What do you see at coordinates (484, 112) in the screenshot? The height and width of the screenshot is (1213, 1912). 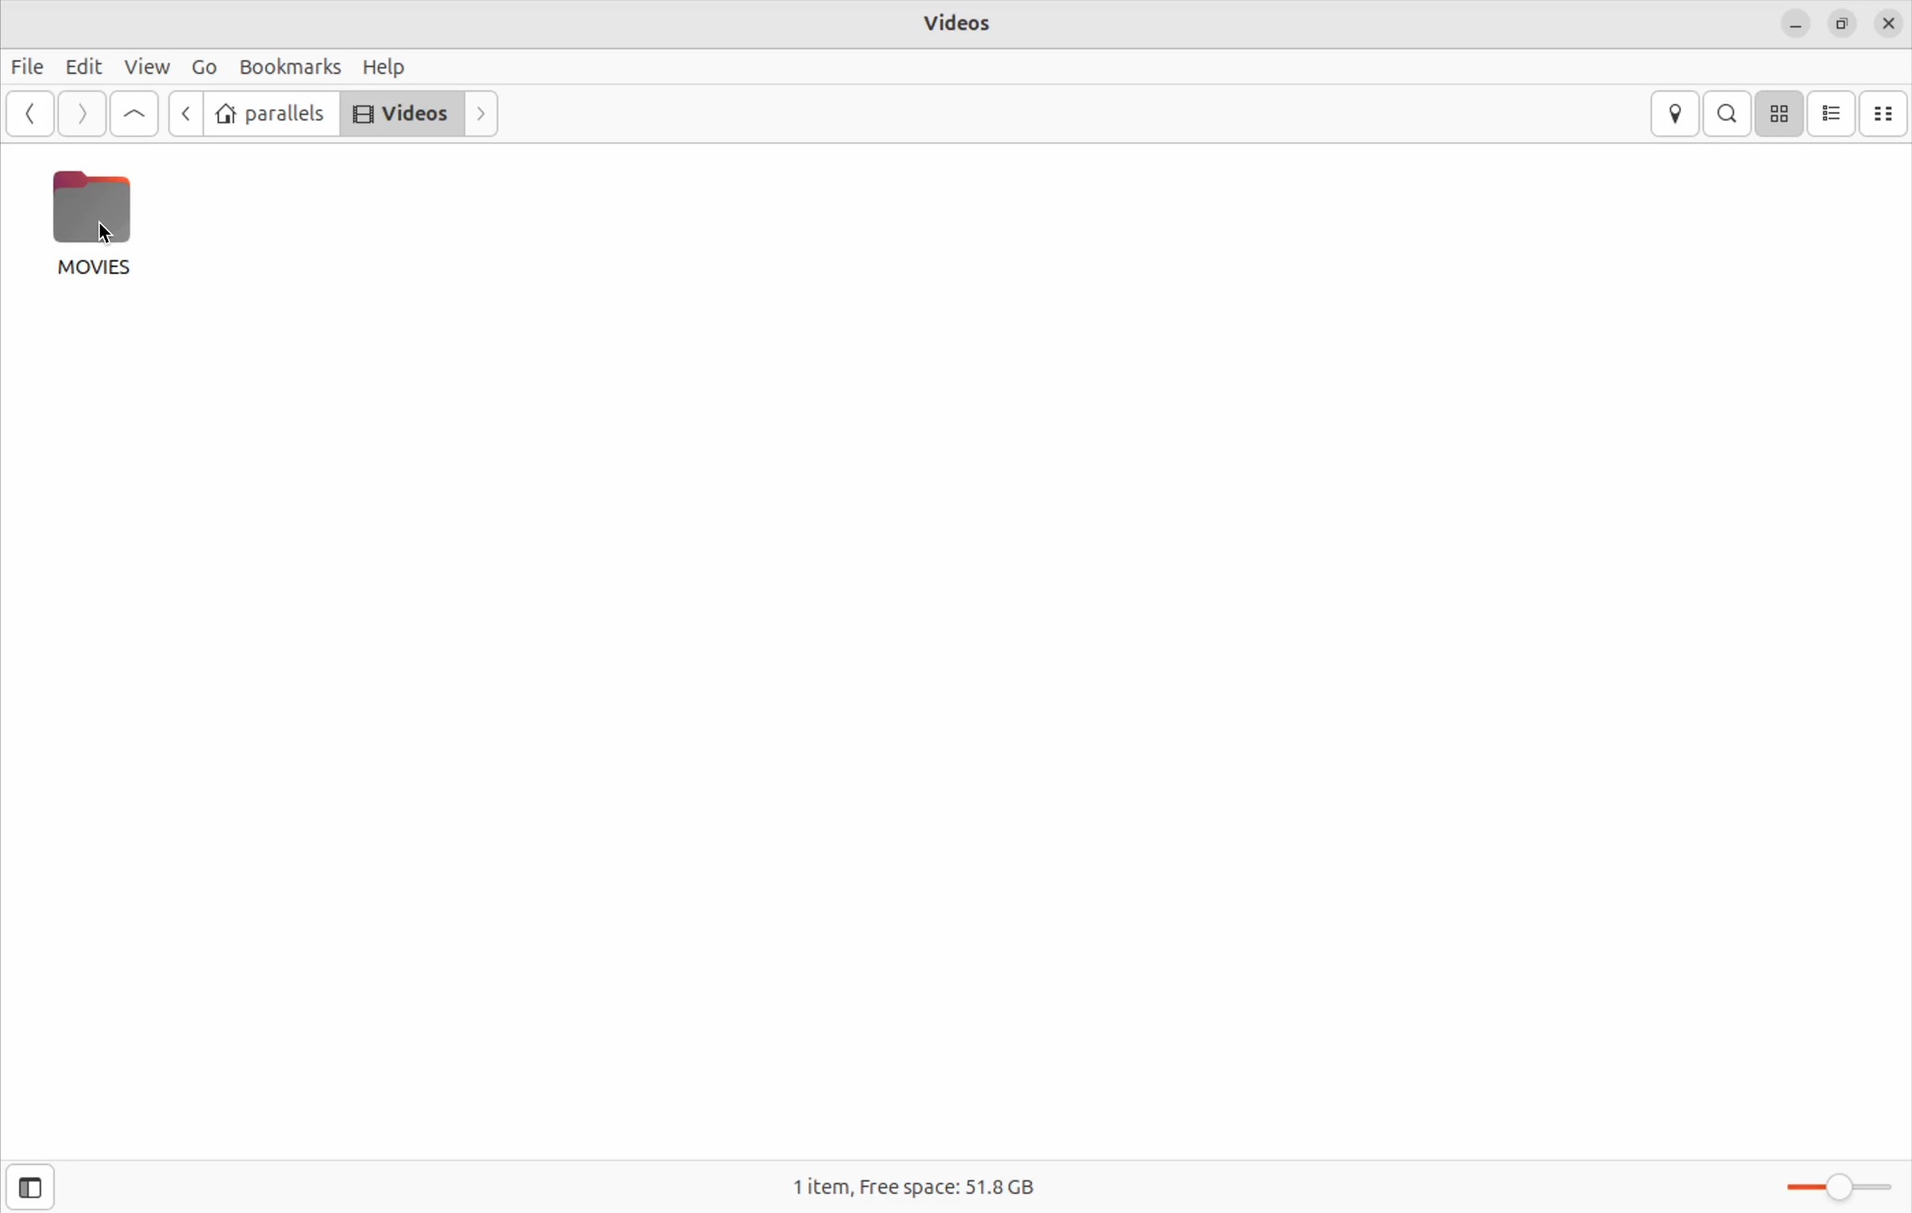 I see `next` at bounding box center [484, 112].